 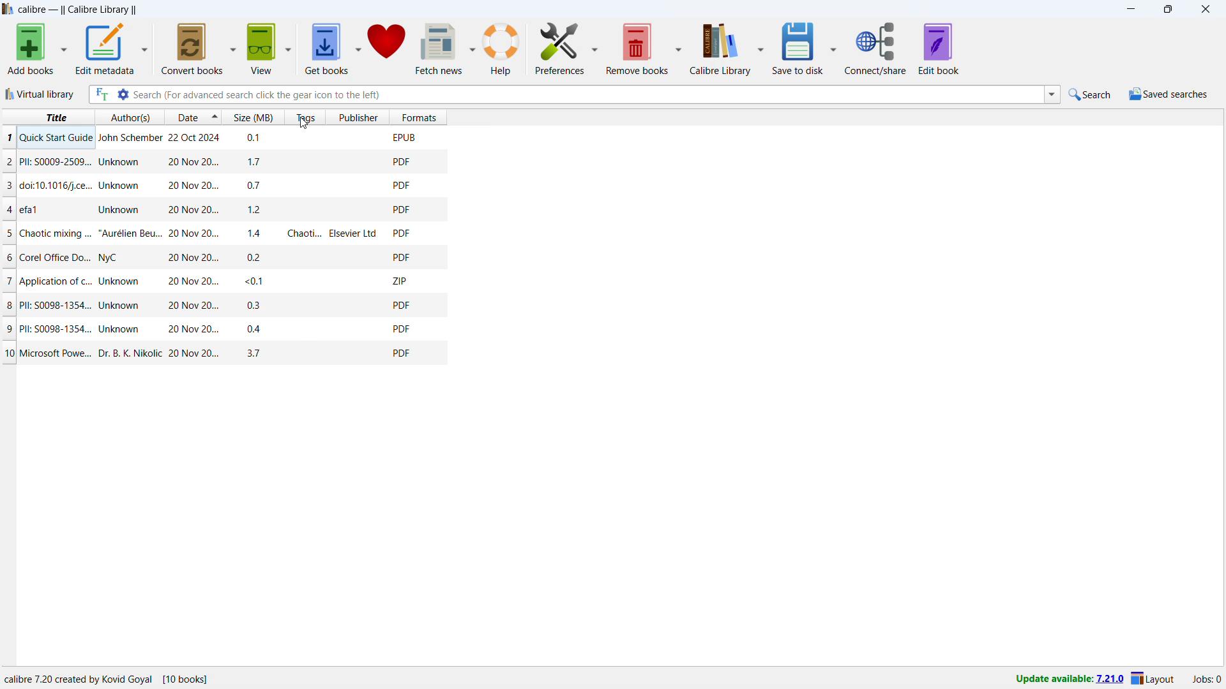 What do you see at coordinates (1166, 10) in the screenshot?
I see `maximize` at bounding box center [1166, 10].